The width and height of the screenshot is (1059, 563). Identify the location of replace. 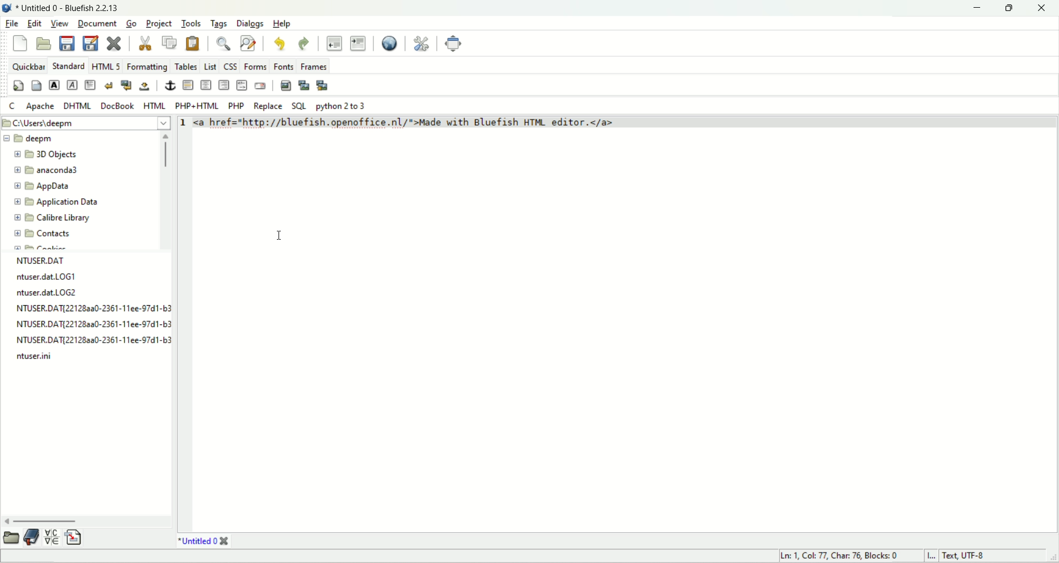
(266, 106).